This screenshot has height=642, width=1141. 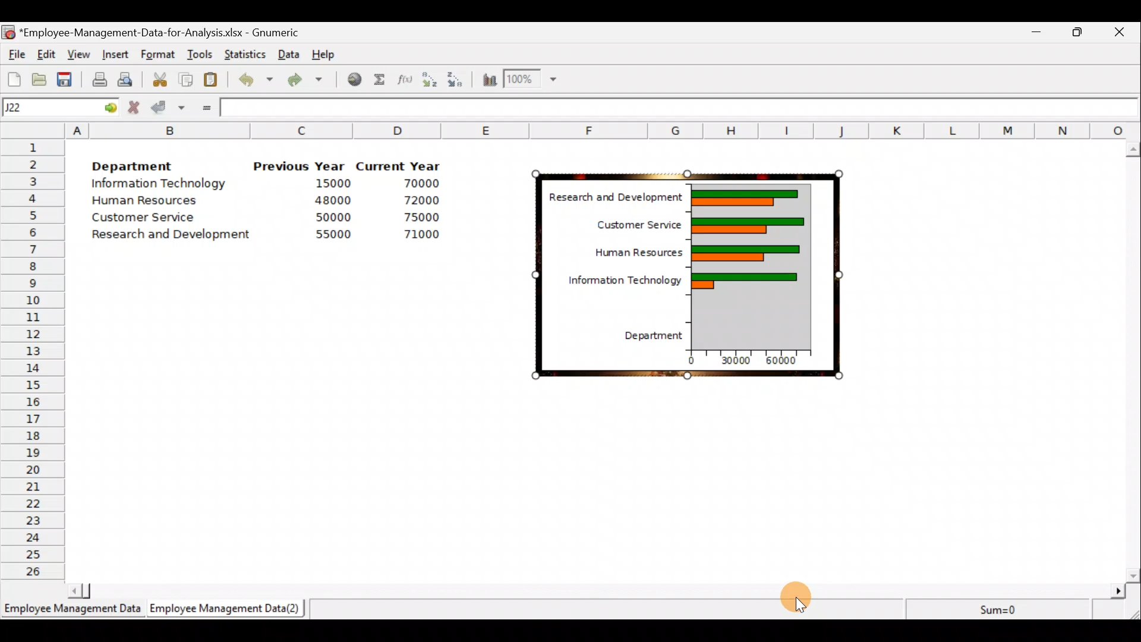 What do you see at coordinates (647, 340) in the screenshot?
I see `Department` at bounding box center [647, 340].